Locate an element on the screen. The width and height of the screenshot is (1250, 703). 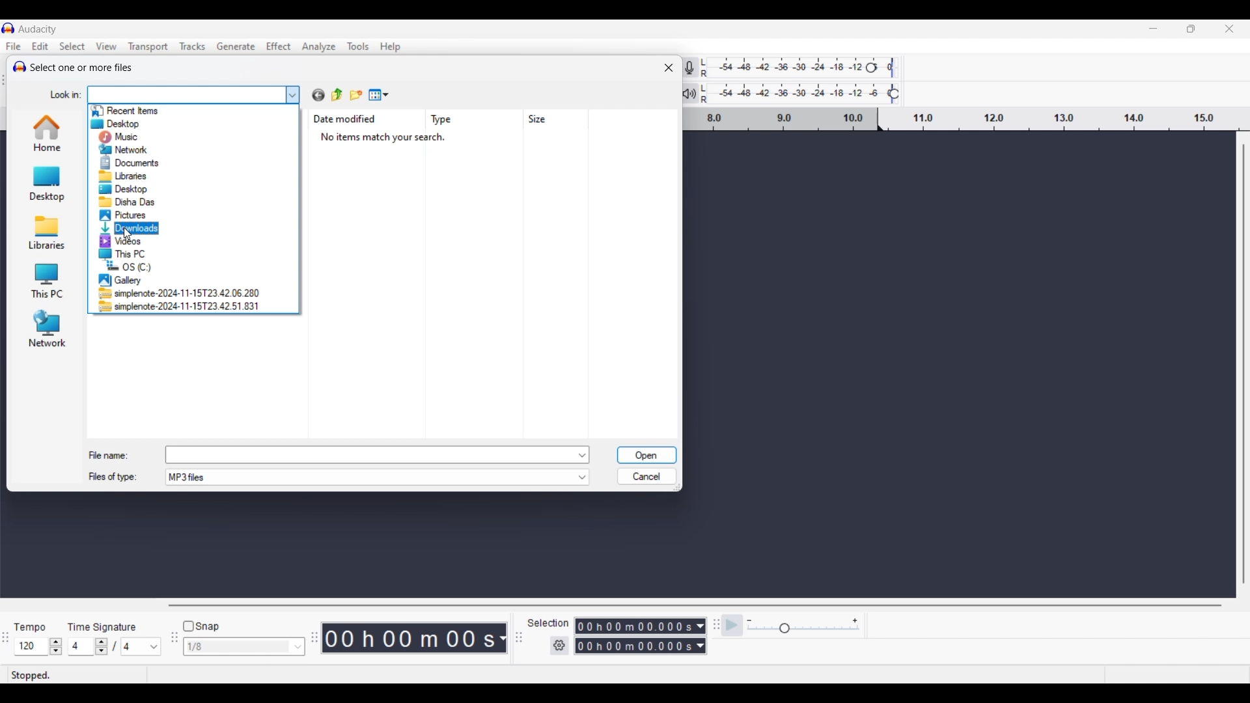
(MP3.files) Selected file format is located at coordinates (369, 478).